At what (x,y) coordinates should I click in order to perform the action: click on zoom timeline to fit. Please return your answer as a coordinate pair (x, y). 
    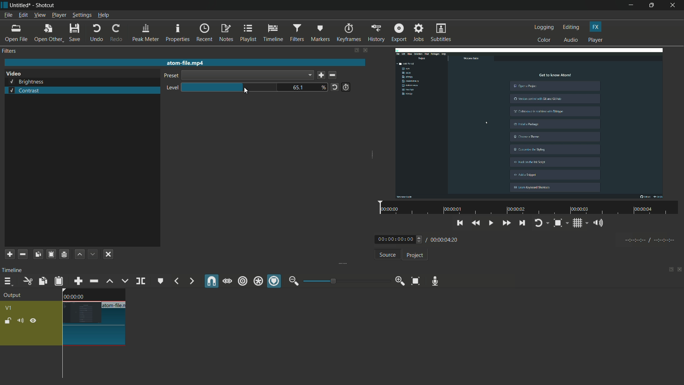
    Looking at the image, I should click on (415, 281).